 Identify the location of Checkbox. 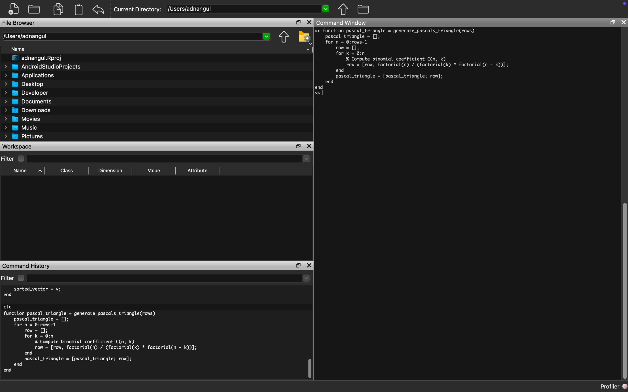
(21, 278).